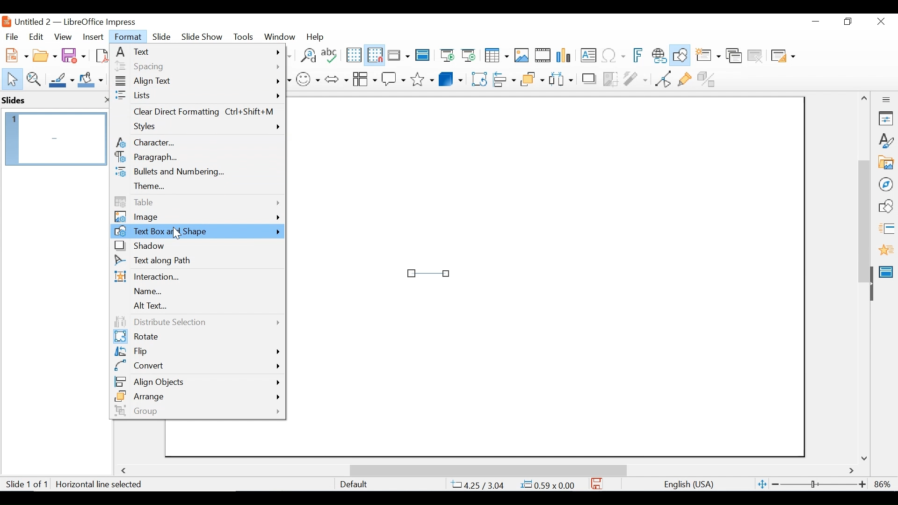  I want to click on Edit, so click(35, 37).